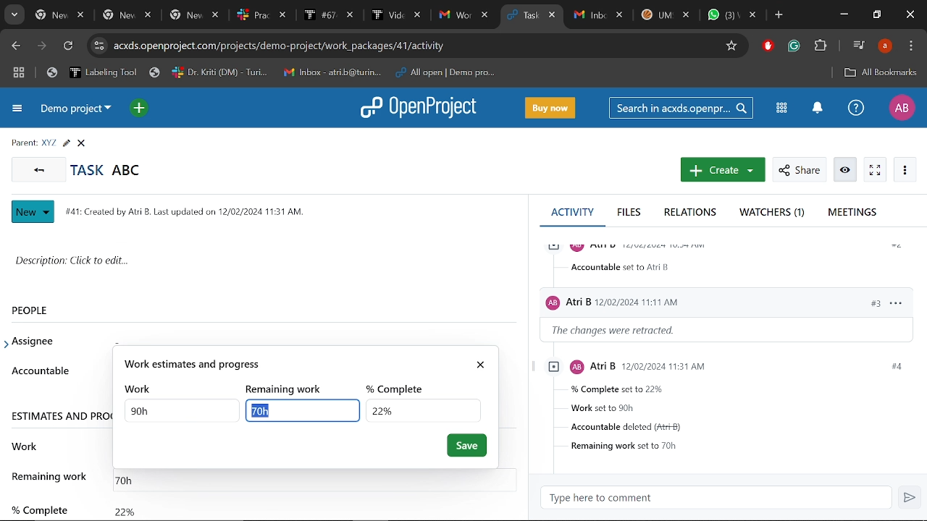 This screenshot has width=927, height=521. What do you see at coordinates (630, 213) in the screenshot?
I see `Files` at bounding box center [630, 213].